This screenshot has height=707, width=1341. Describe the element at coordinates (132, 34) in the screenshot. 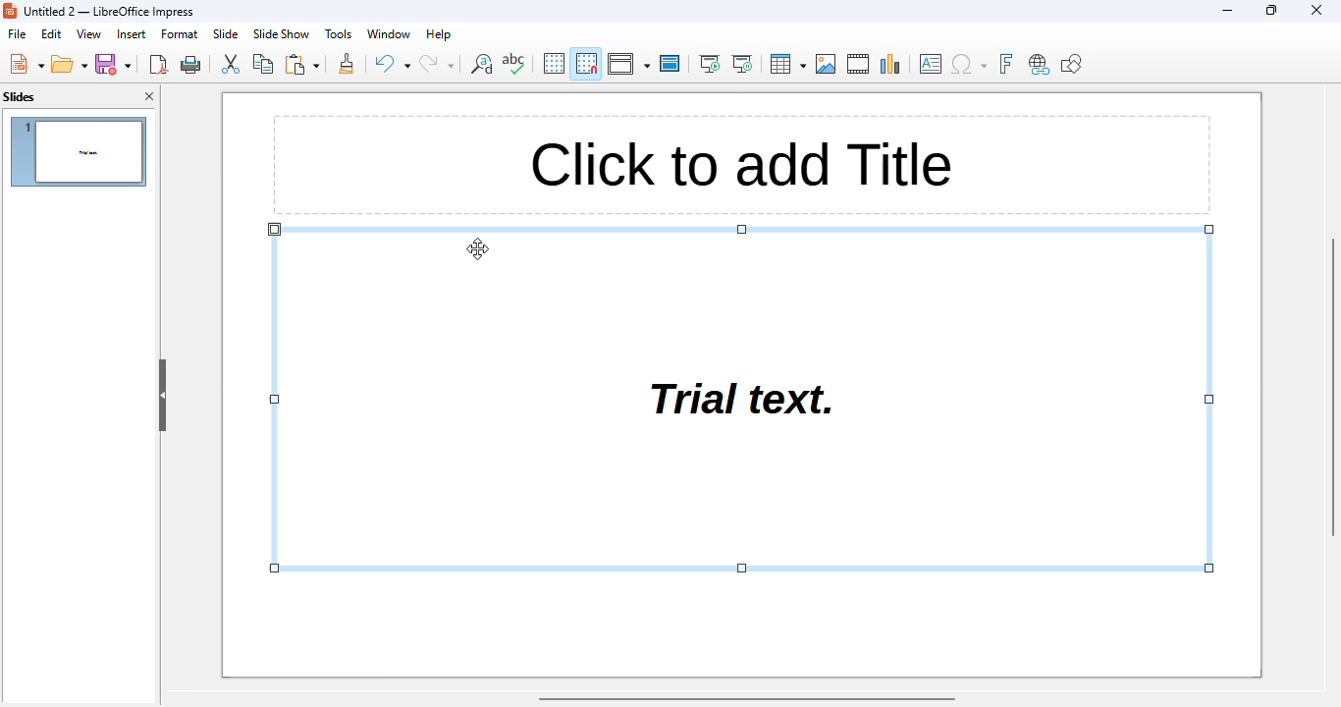

I see `insert` at that location.